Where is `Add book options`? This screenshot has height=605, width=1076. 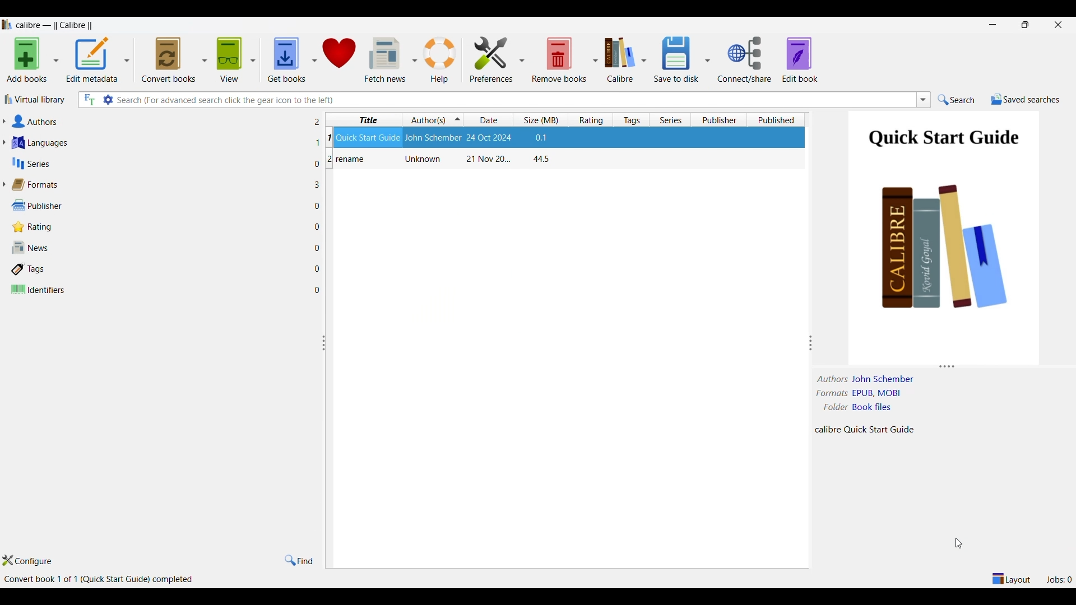 Add book options is located at coordinates (57, 60).